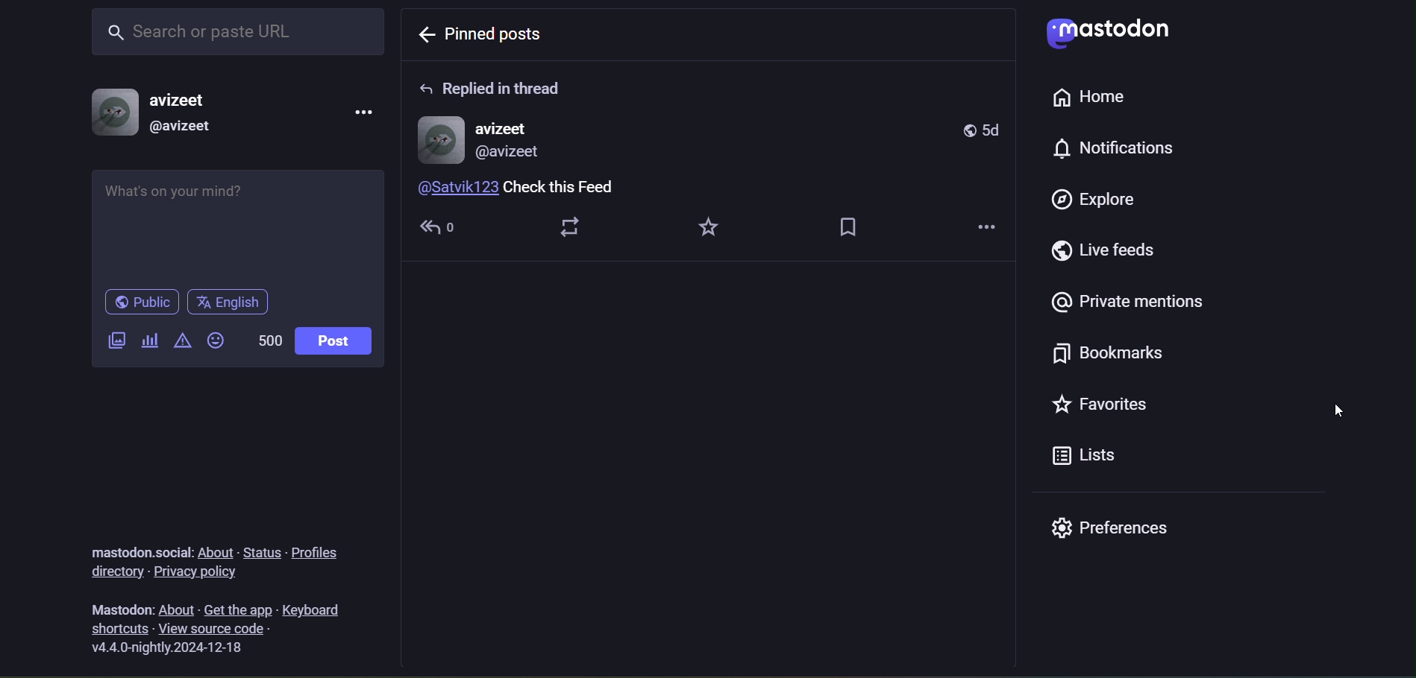 This screenshot has width=1416, height=678. Describe the element at coordinates (228, 302) in the screenshot. I see `language` at that location.